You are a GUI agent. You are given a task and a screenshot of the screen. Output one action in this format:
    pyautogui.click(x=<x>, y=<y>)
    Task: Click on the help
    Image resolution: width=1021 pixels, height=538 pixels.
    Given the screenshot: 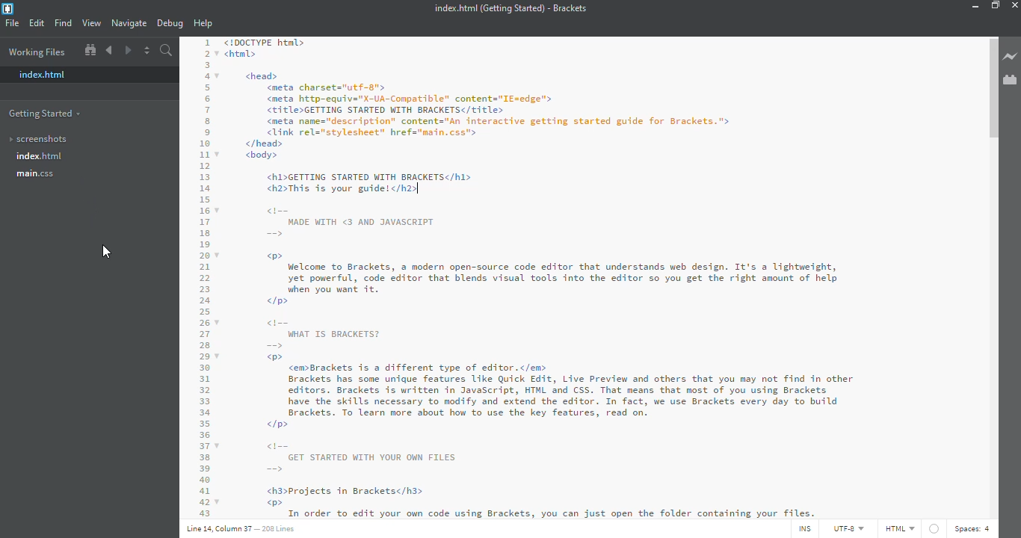 What is the action you would take?
    pyautogui.click(x=203, y=23)
    